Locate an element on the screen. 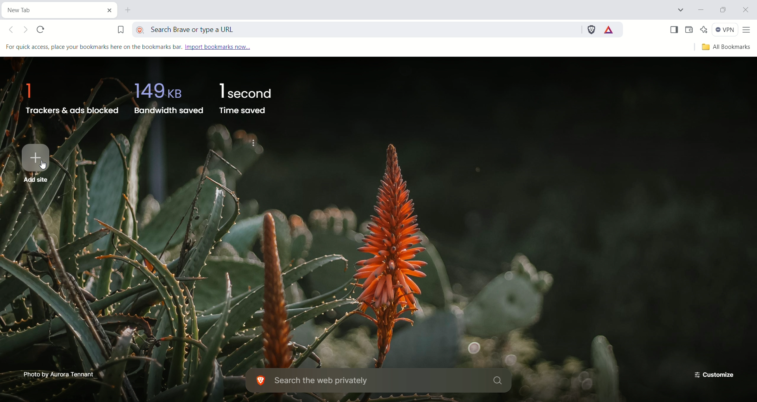  all bookmarks is located at coordinates (725, 48).